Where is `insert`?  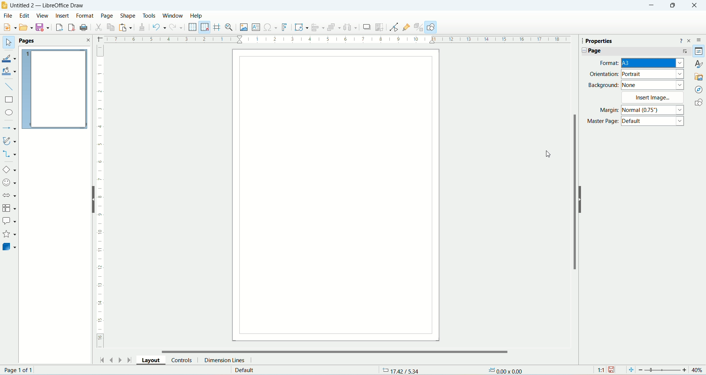 insert is located at coordinates (63, 15).